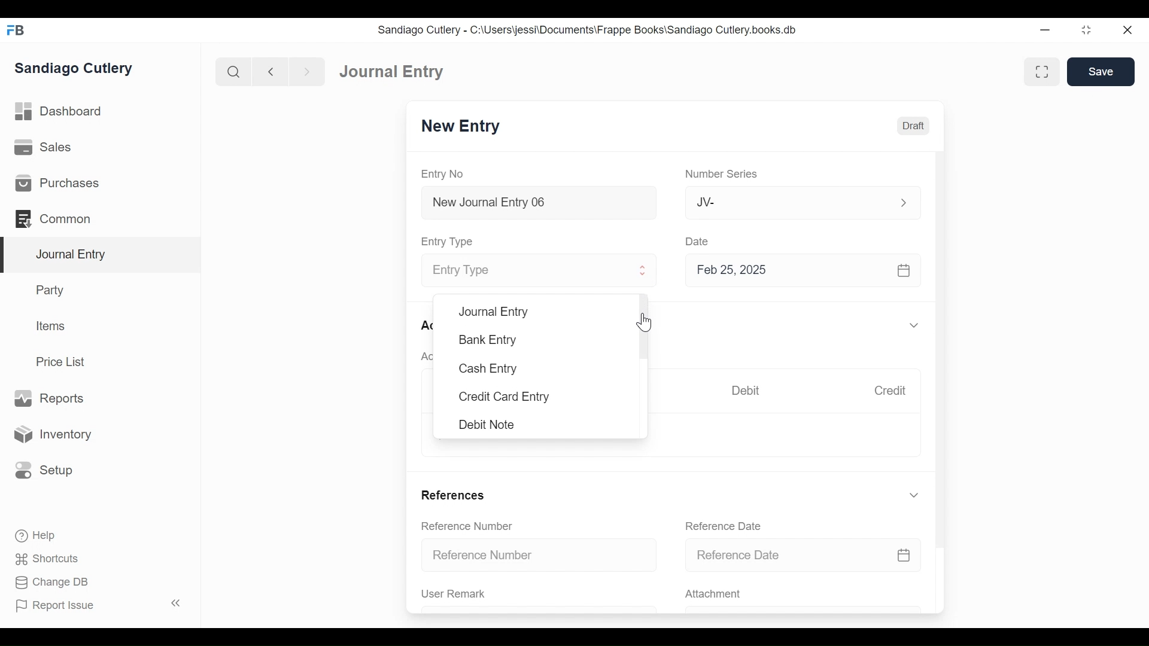 The height and width of the screenshot is (646, 1149). Describe the element at coordinates (449, 242) in the screenshot. I see `Entry Type` at that location.